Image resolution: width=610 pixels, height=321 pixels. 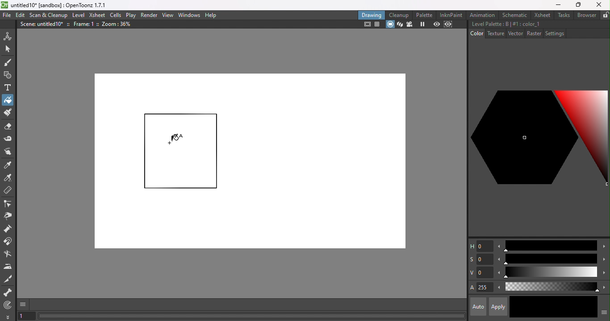 What do you see at coordinates (480, 246) in the screenshot?
I see `H` at bounding box center [480, 246].